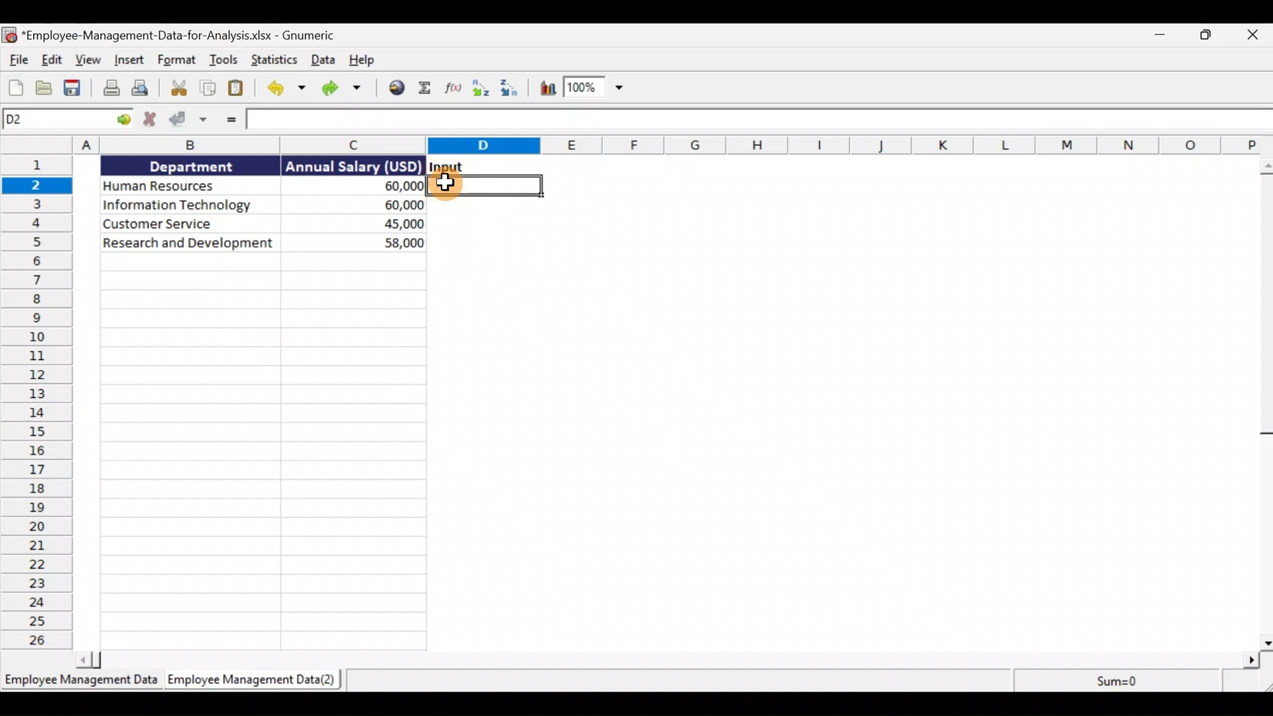 This screenshot has width=1273, height=716. I want to click on Save the current workbook, so click(74, 89).